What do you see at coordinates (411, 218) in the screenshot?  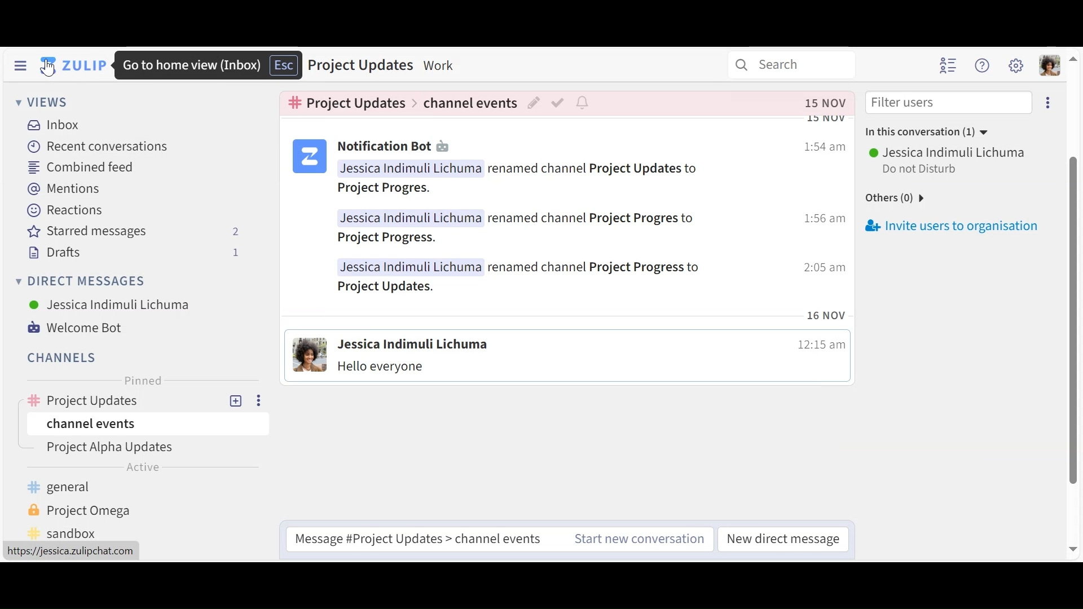 I see `user name` at bounding box center [411, 218].